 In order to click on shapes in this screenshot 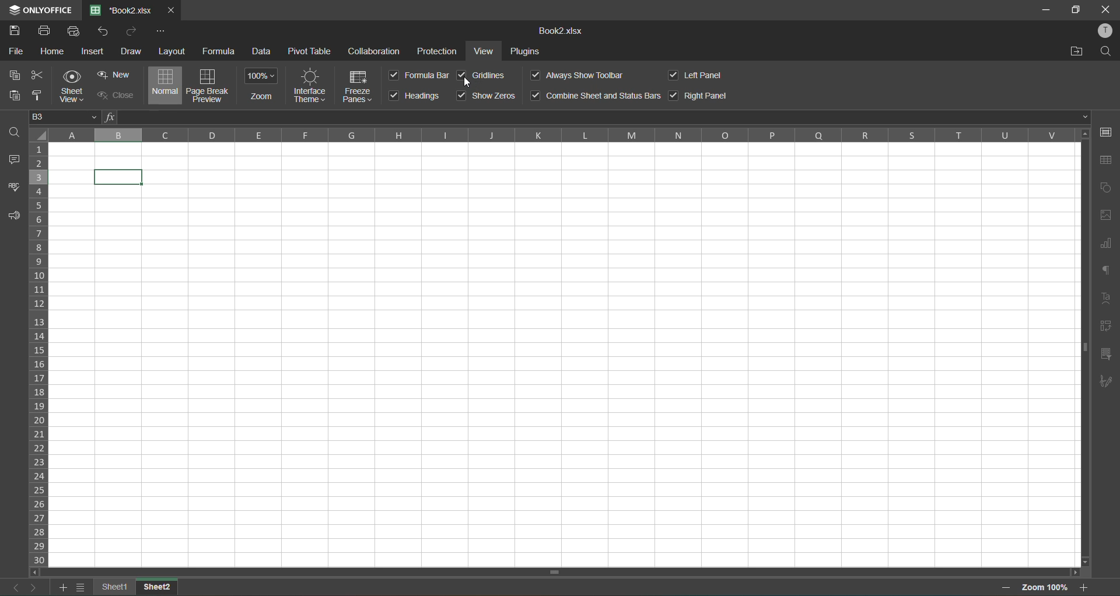, I will do `click(1106, 187)`.